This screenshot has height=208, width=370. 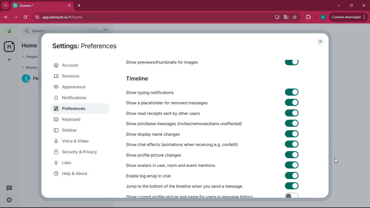 I want to click on settings, so click(x=10, y=200).